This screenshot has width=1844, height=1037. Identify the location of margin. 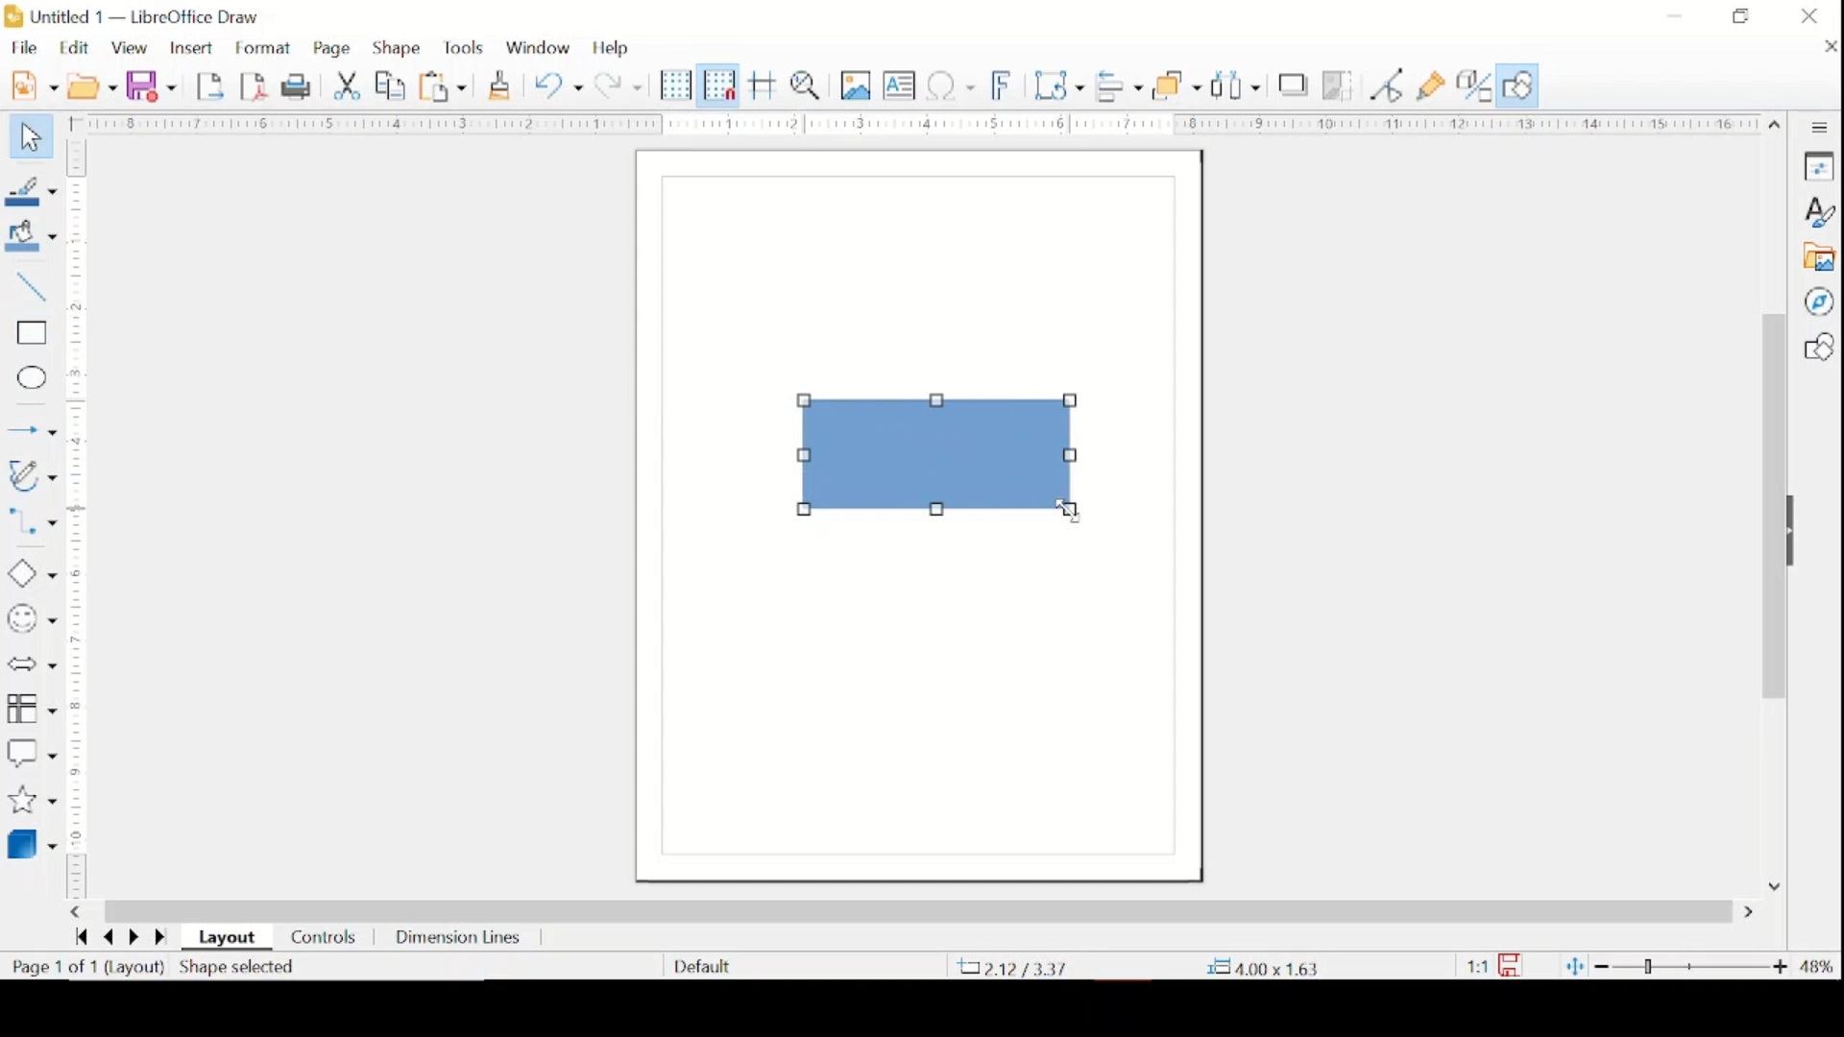
(77, 518).